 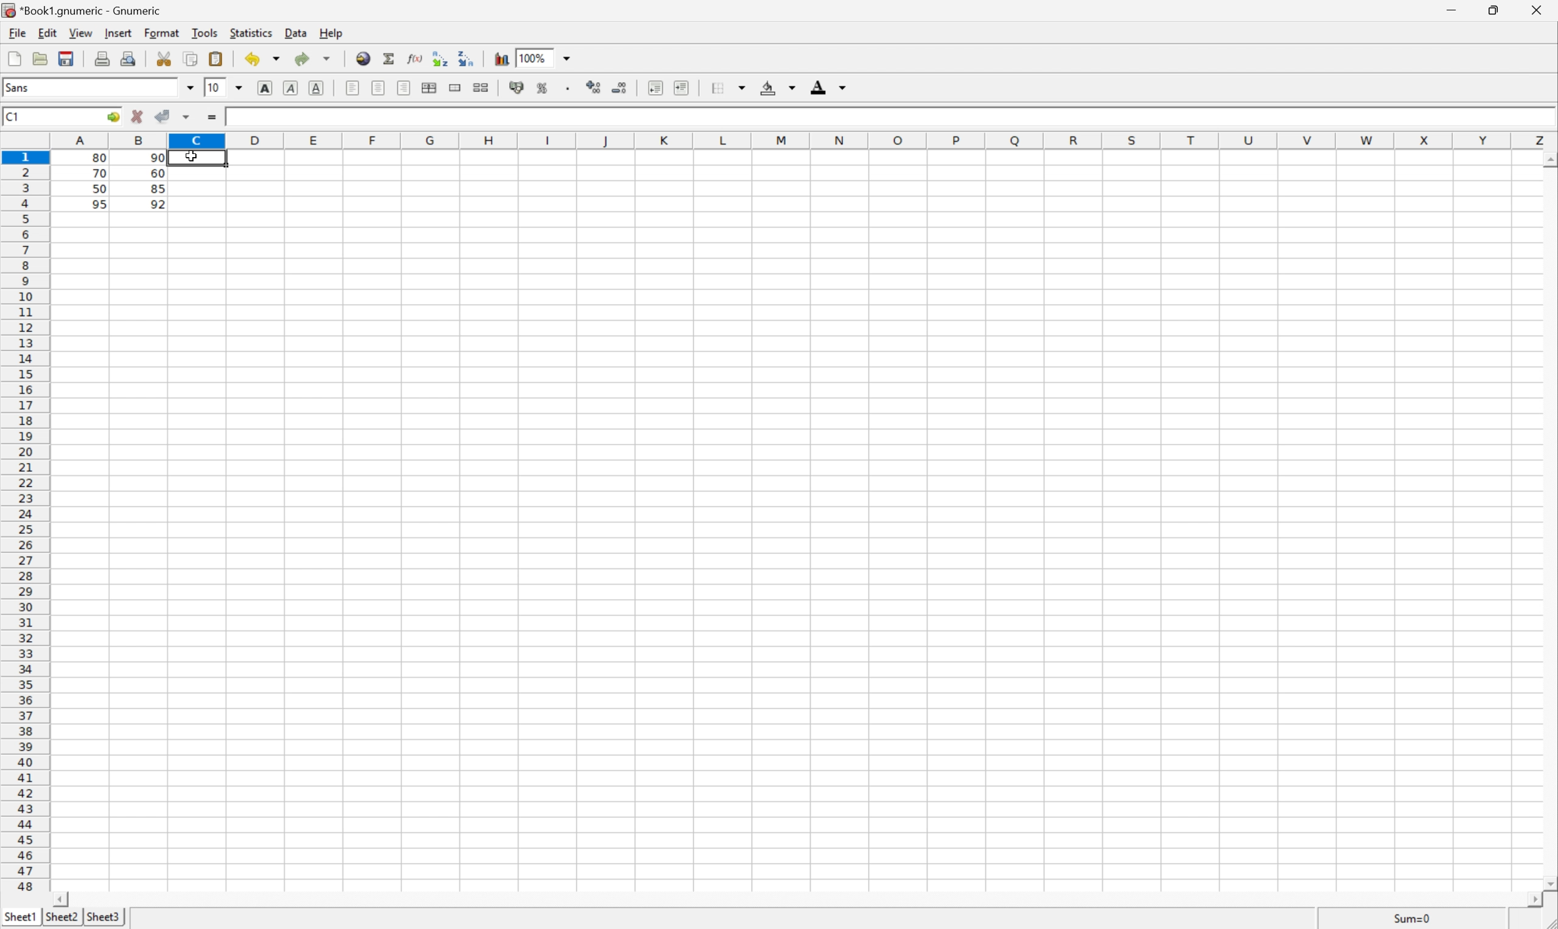 I want to click on Help, so click(x=332, y=34).